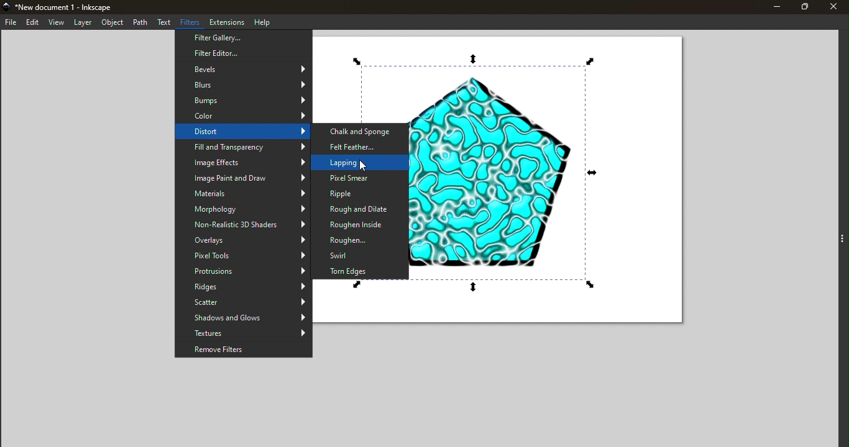 The image size is (849, 447). Describe the element at coordinates (57, 23) in the screenshot. I see `View` at that location.